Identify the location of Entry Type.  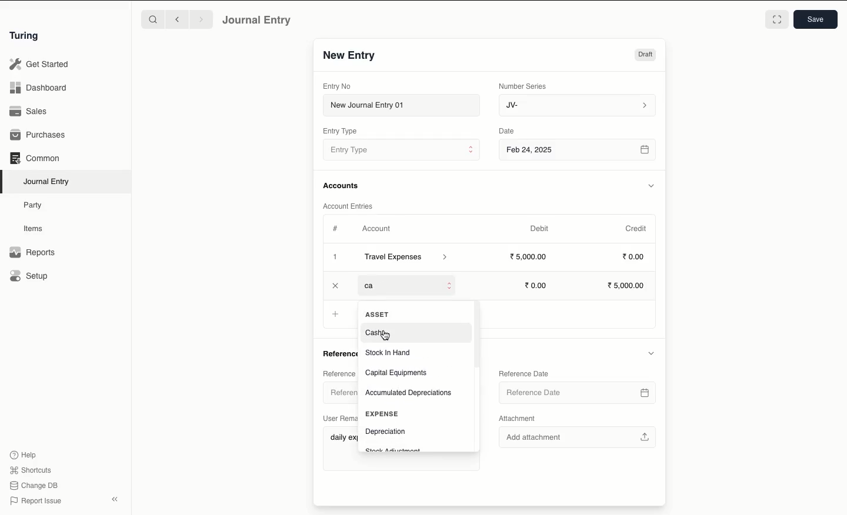
(401, 149).